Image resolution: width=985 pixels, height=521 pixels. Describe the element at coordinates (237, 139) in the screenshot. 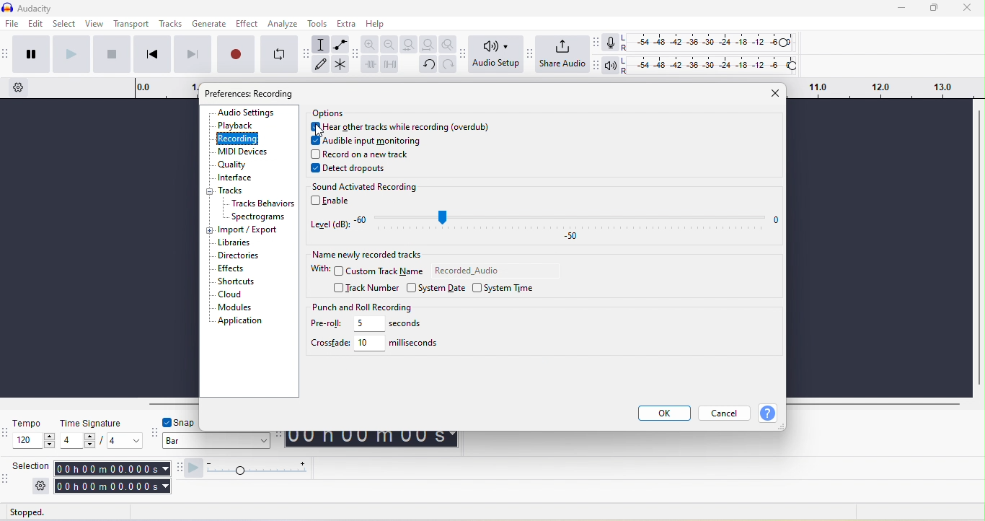

I see `recording` at that location.